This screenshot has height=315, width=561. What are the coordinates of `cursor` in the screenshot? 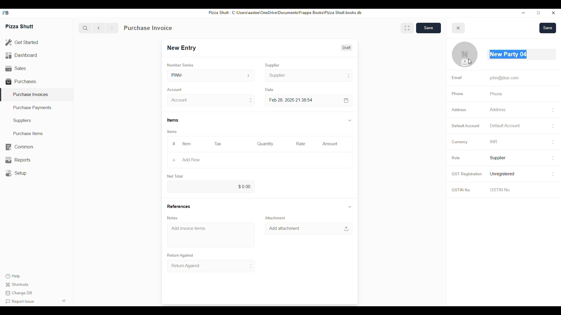 It's located at (471, 62).